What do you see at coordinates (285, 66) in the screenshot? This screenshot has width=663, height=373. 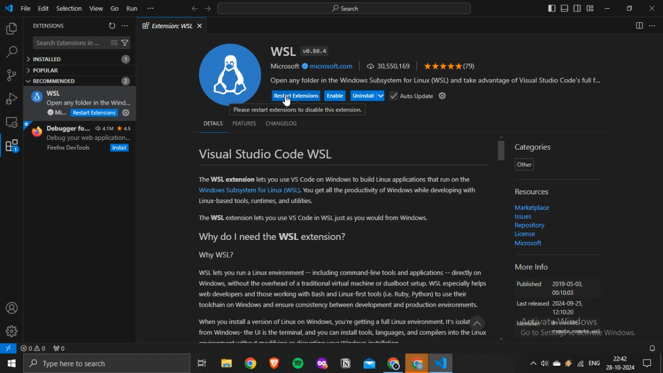 I see `Microsoft` at bounding box center [285, 66].